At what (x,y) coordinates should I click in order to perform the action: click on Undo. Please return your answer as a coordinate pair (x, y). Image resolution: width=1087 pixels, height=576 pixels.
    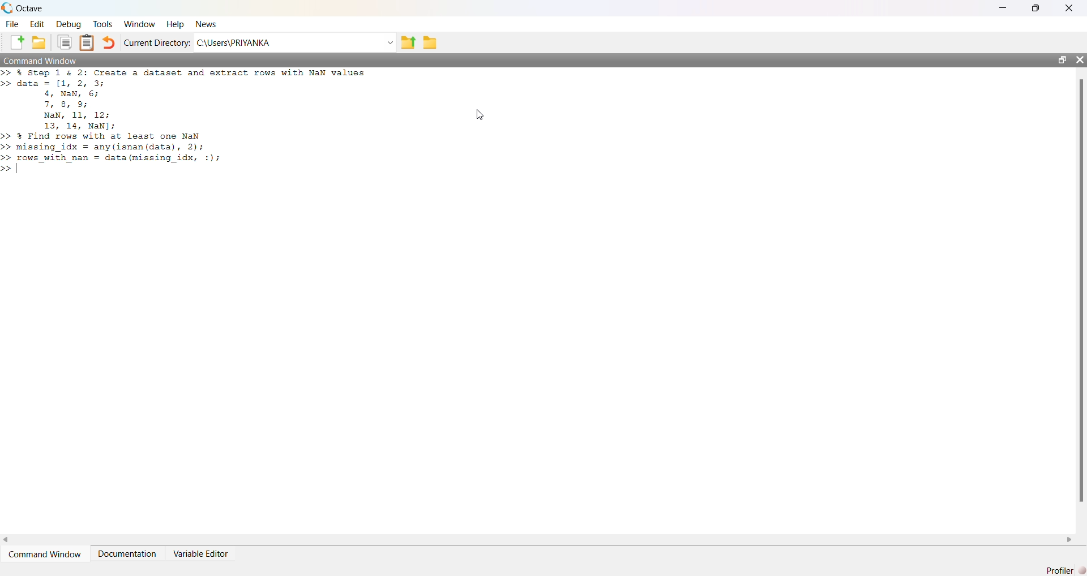
    Looking at the image, I should click on (108, 42).